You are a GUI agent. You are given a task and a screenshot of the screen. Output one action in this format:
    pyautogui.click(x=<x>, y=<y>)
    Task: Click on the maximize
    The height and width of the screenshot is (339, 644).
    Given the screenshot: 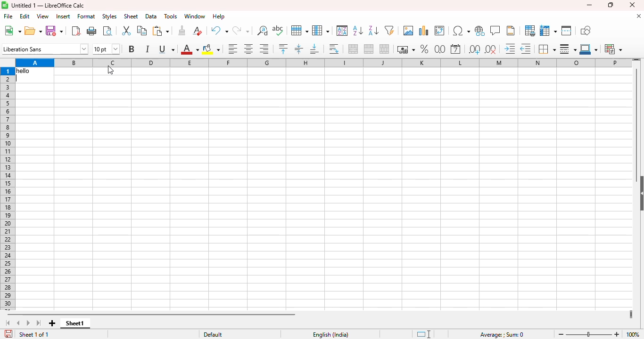 What is the action you would take?
    pyautogui.click(x=610, y=5)
    